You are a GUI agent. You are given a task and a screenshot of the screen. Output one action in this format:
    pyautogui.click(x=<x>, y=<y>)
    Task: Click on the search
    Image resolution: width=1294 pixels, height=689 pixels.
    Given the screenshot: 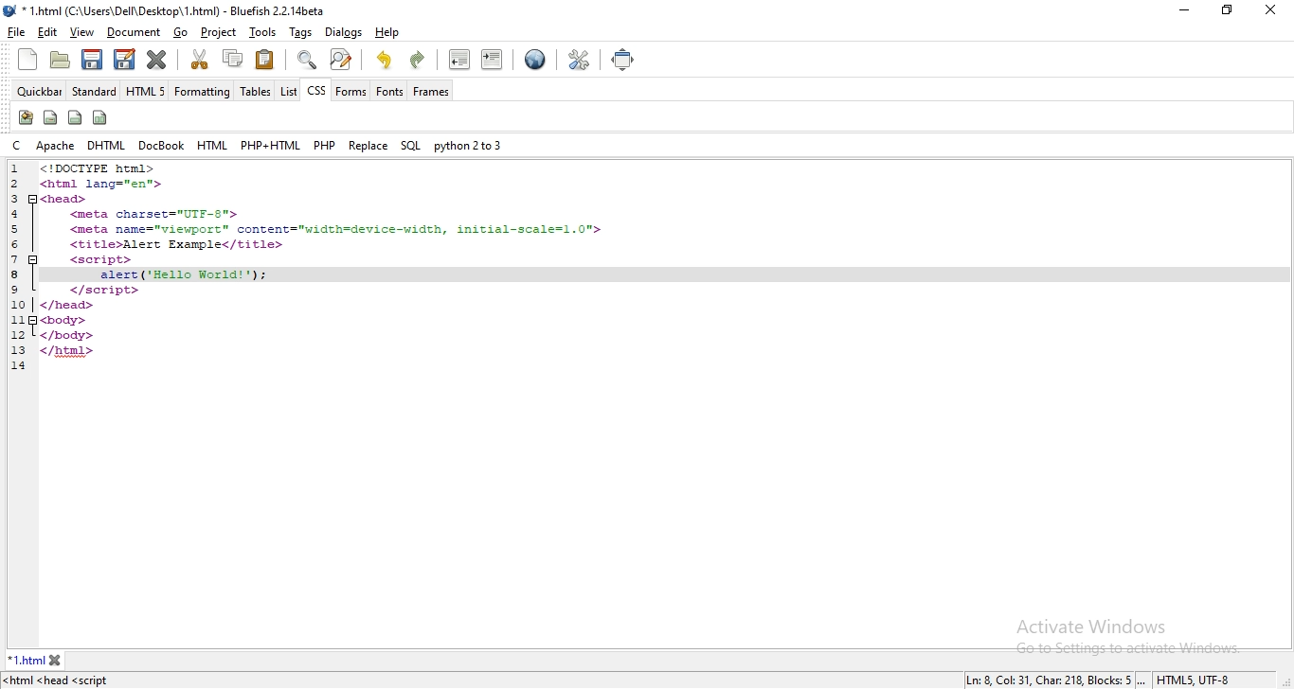 What is the action you would take?
    pyautogui.click(x=342, y=59)
    